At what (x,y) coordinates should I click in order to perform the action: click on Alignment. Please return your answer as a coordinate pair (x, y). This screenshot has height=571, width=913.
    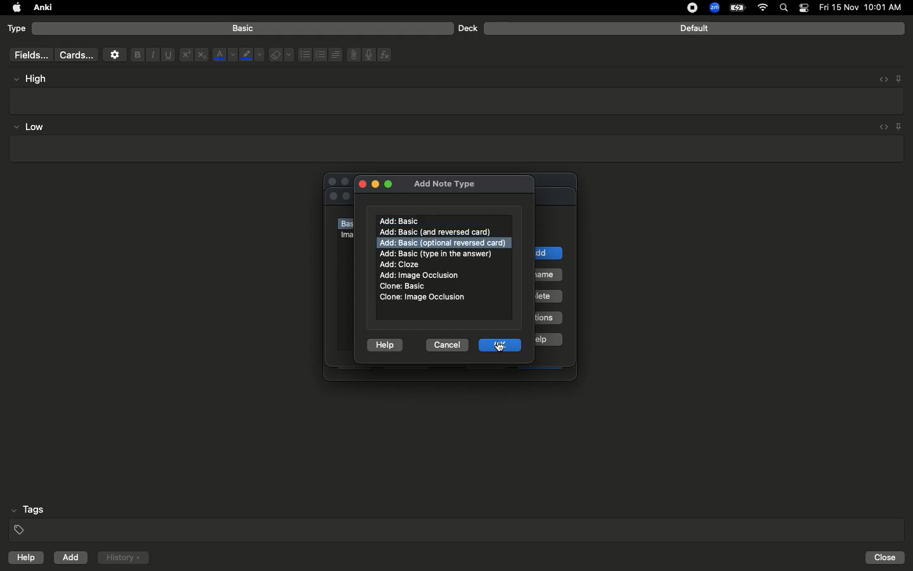
    Looking at the image, I should click on (334, 53).